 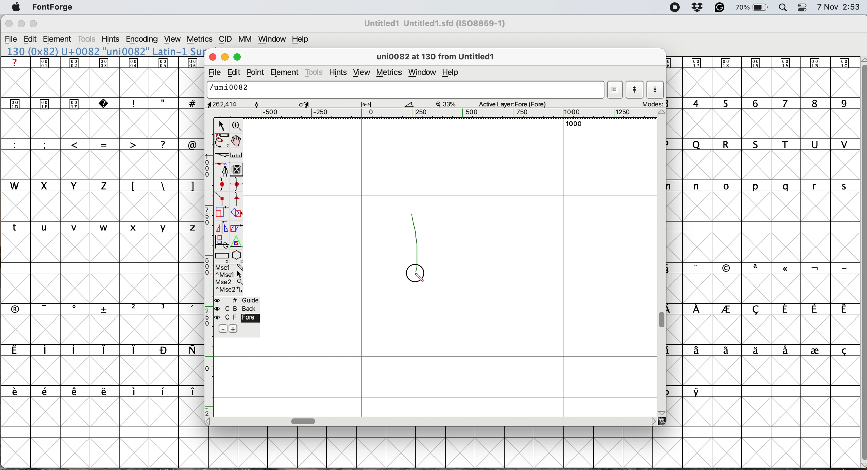 I want to click on flip selection, so click(x=221, y=228).